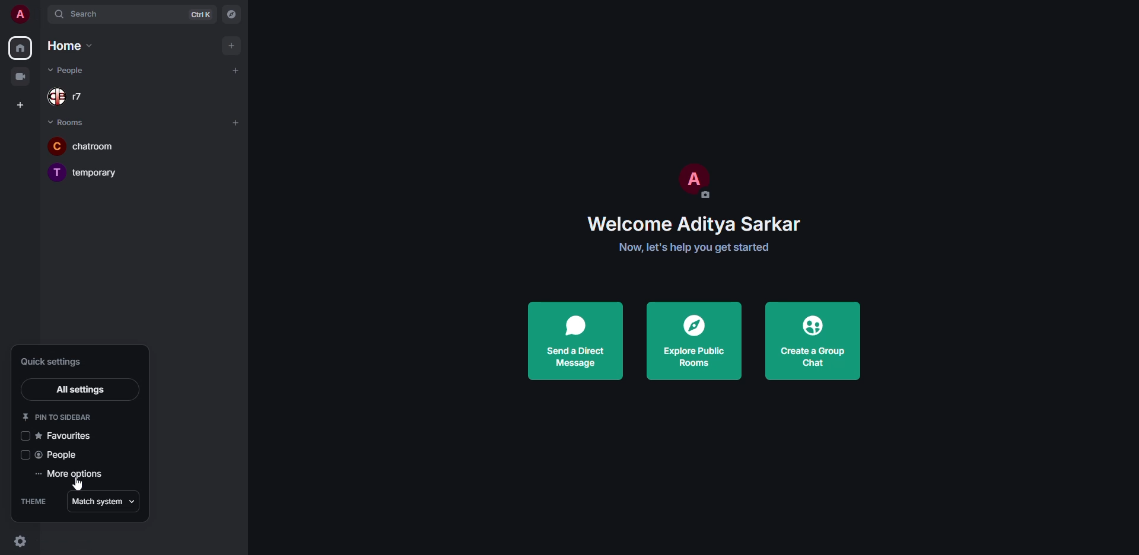 The image size is (1139, 555). What do you see at coordinates (69, 122) in the screenshot?
I see `rooms` at bounding box center [69, 122].